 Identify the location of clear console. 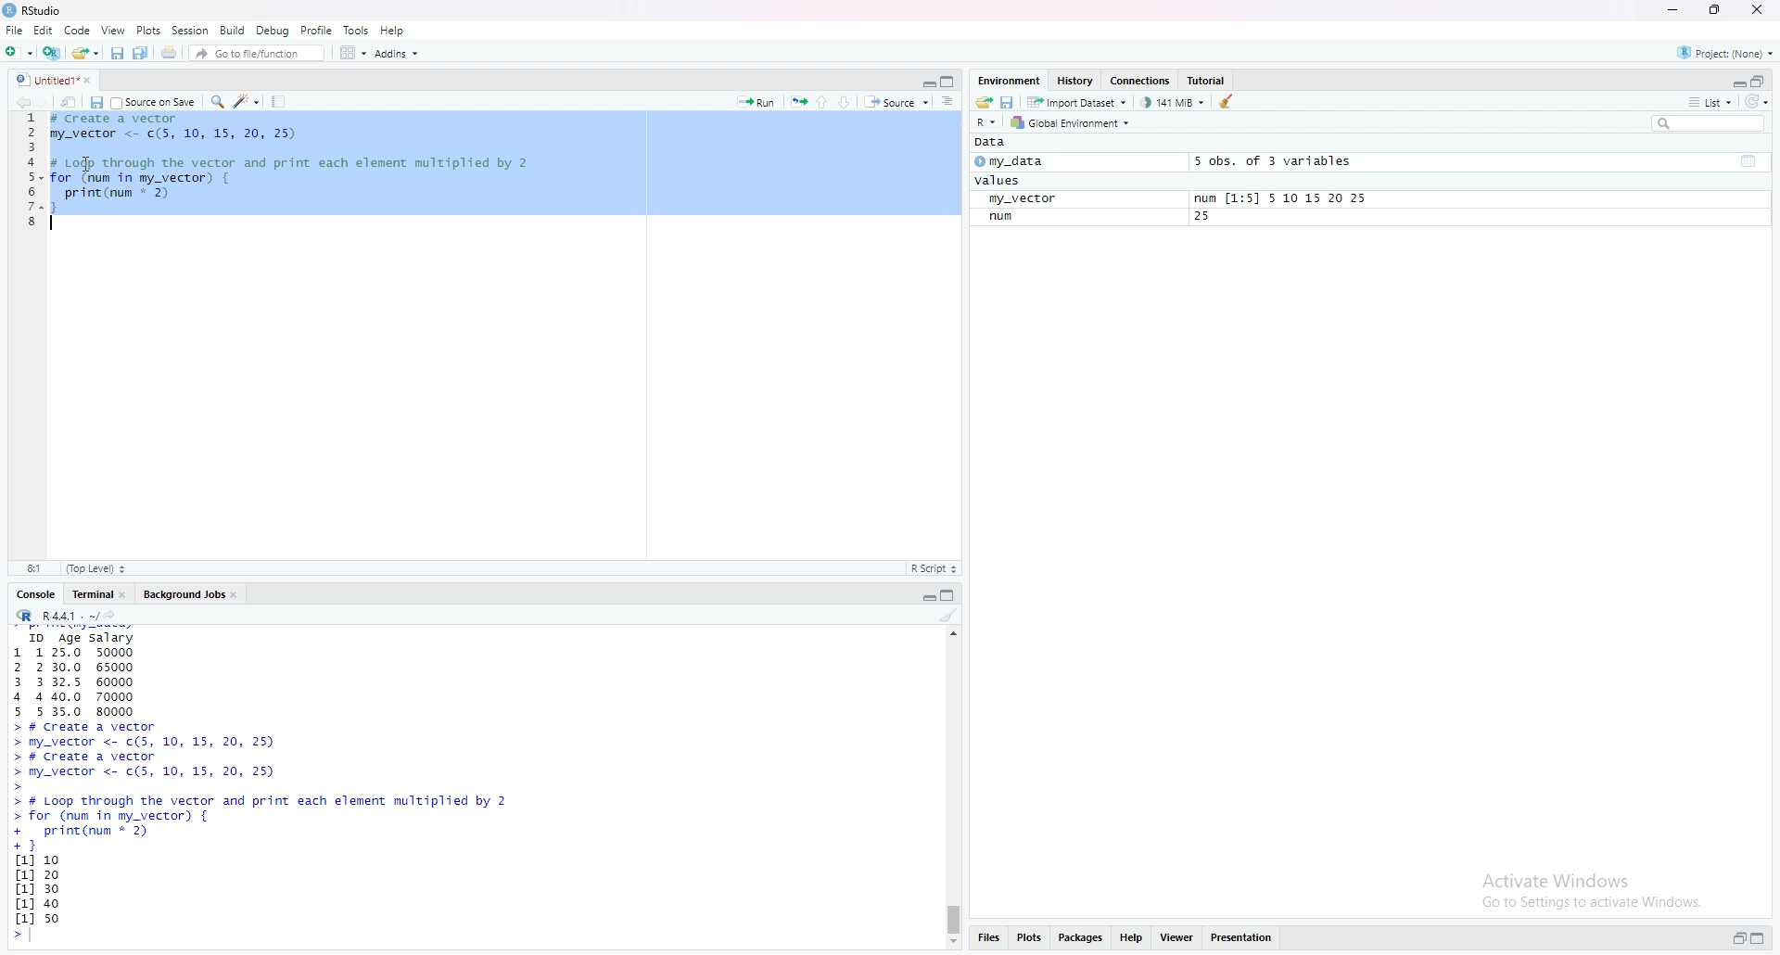
(948, 616).